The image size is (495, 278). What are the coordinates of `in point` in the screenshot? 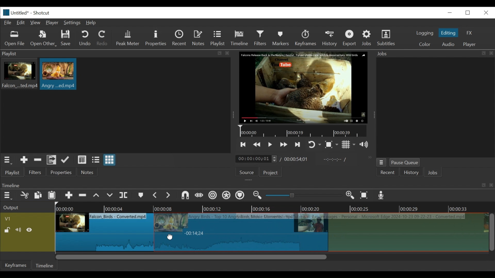 It's located at (334, 160).